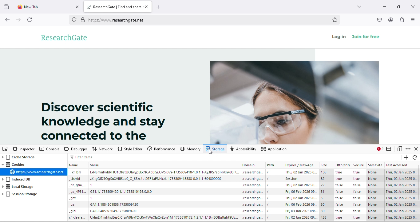 The height and width of the screenshot is (222, 420). Describe the element at coordinates (340, 179) in the screenshot. I see `true` at that location.